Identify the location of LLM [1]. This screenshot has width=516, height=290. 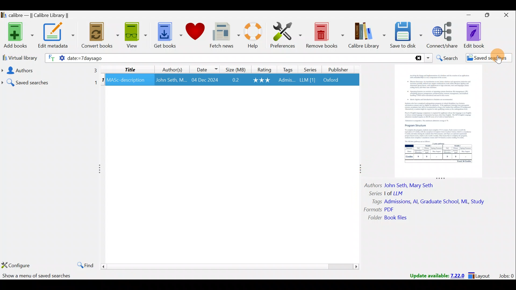
(307, 81).